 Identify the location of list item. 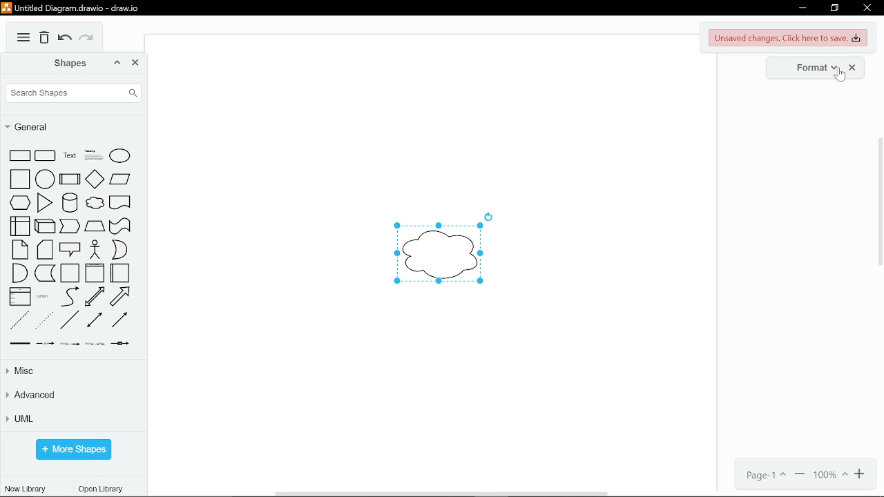
(44, 297).